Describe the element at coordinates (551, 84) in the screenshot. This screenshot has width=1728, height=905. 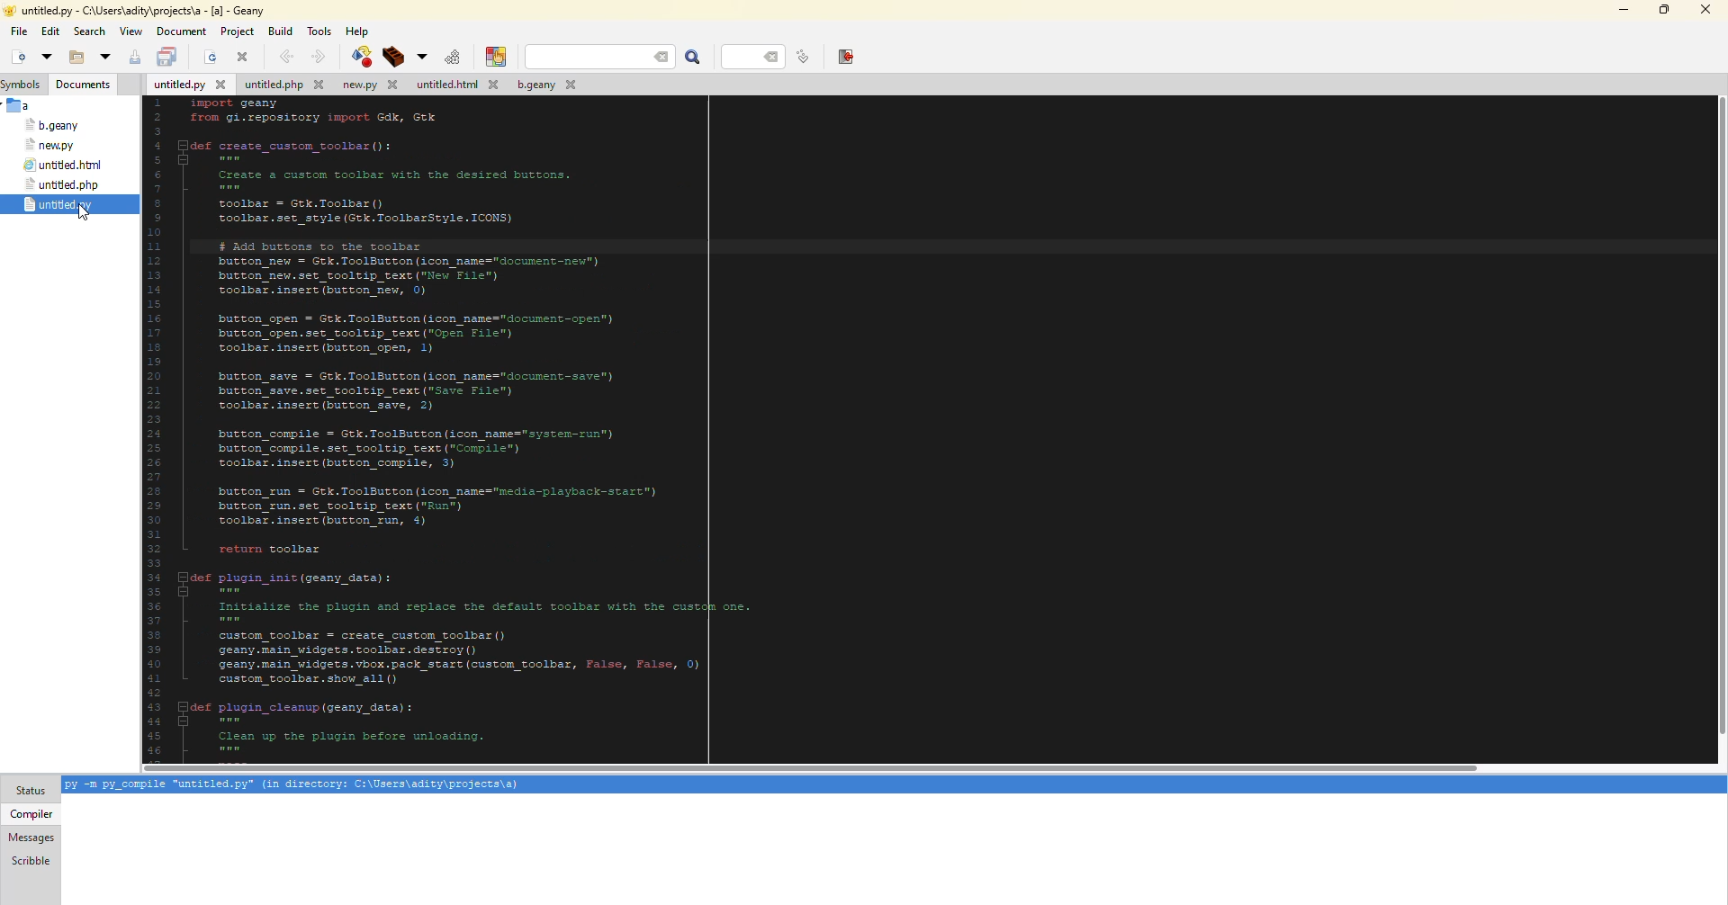
I see `b.geansy` at that location.